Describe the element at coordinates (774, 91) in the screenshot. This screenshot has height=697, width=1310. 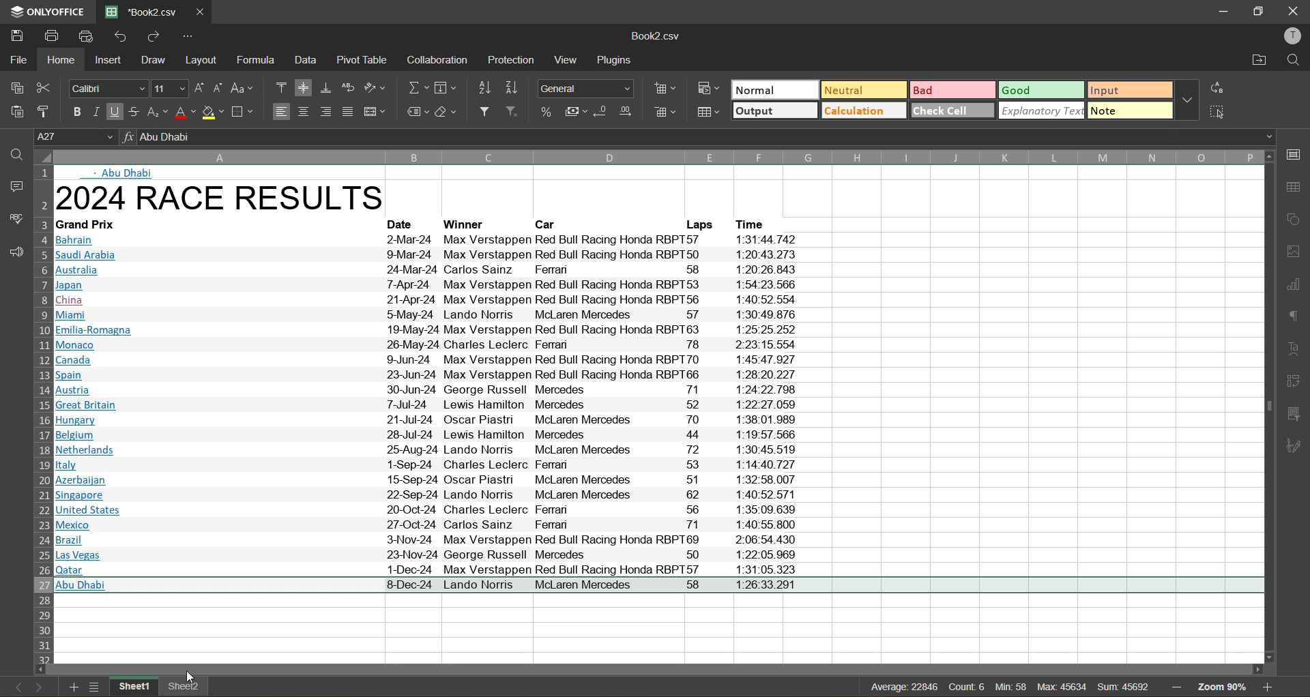
I see `normal` at that location.